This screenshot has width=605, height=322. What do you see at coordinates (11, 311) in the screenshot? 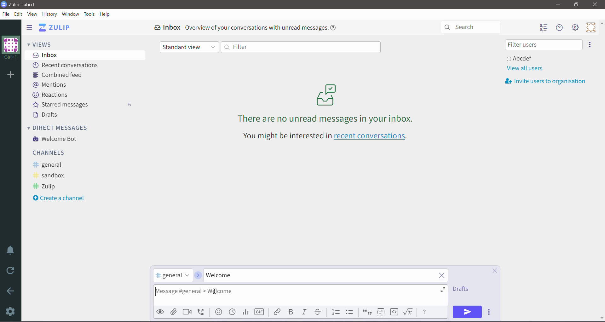
I see `Settings` at bounding box center [11, 311].